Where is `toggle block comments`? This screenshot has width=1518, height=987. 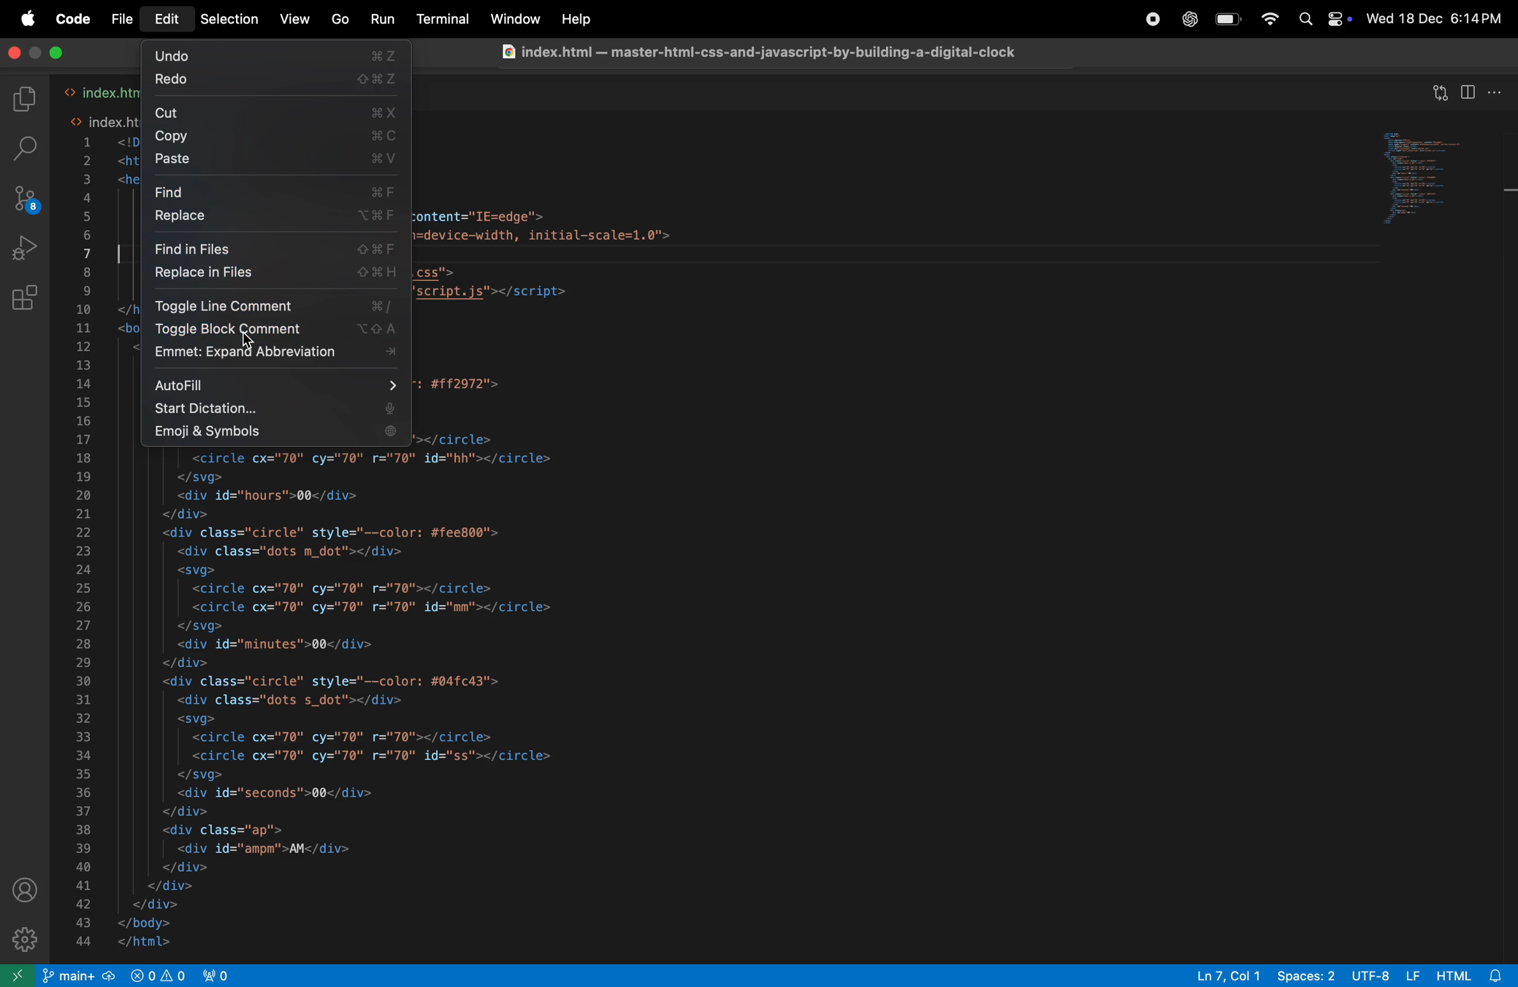
toggle block comments is located at coordinates (274, 332).